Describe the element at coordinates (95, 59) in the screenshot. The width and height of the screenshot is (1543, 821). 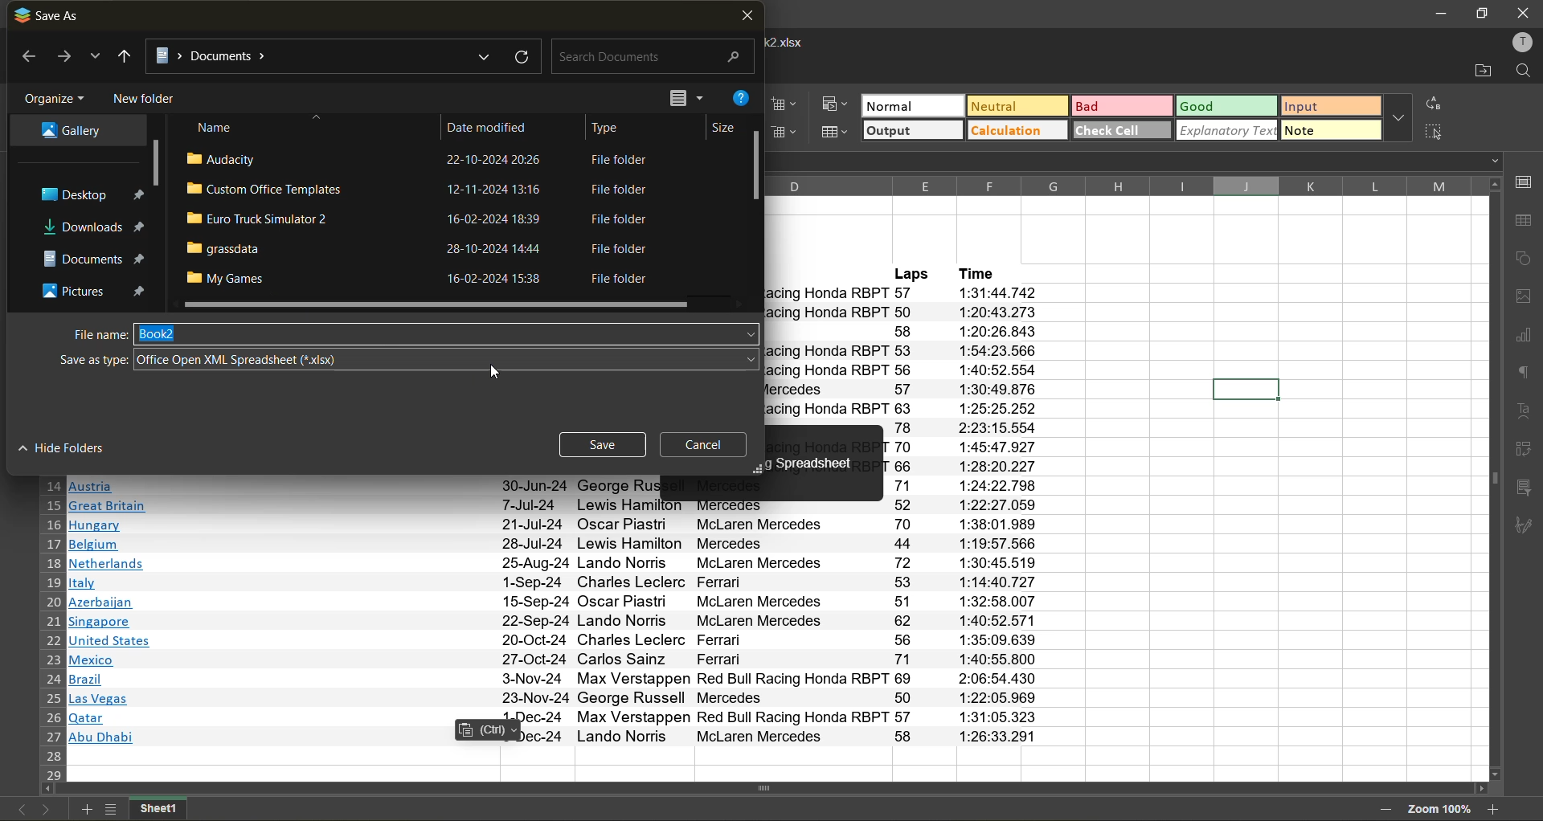
I see `browse` at that location.